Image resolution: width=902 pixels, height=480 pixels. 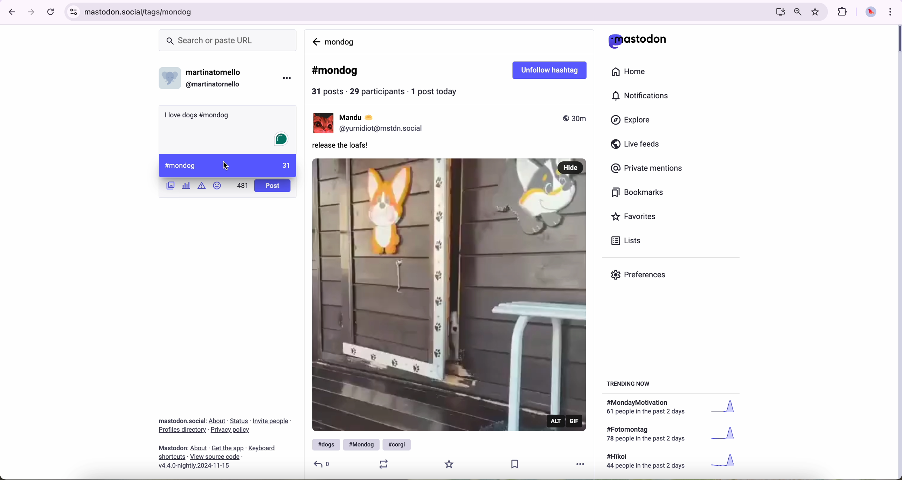 What do you see at coordinates (639, 276) in the screenshot?
I see `preferences` at bounding box center [639, 276].